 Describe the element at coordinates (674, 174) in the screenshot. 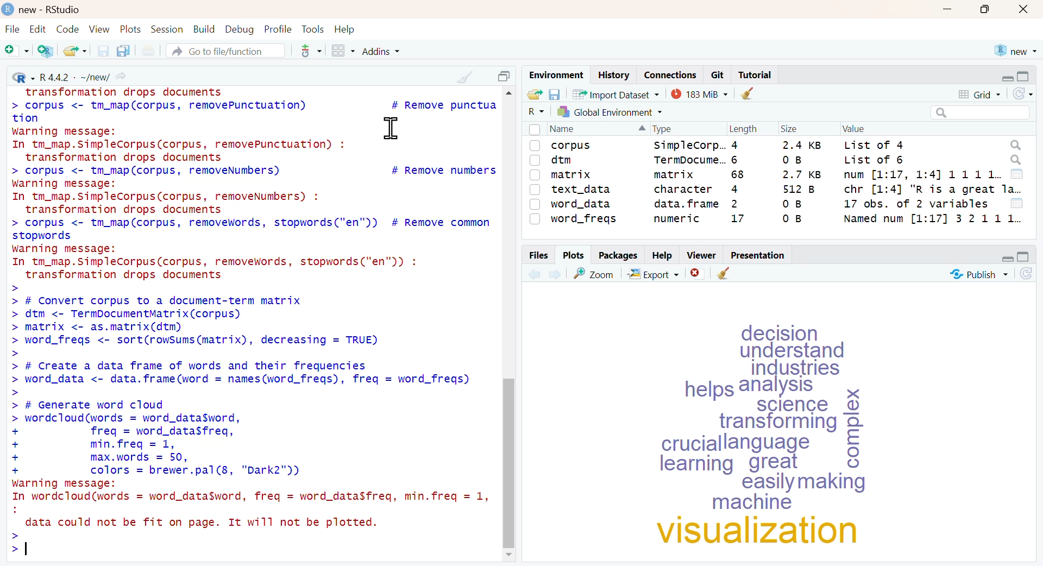

I see `matrix` at that location.